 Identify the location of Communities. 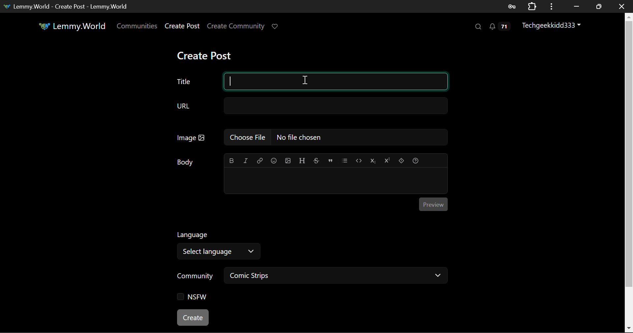
(138, 27).